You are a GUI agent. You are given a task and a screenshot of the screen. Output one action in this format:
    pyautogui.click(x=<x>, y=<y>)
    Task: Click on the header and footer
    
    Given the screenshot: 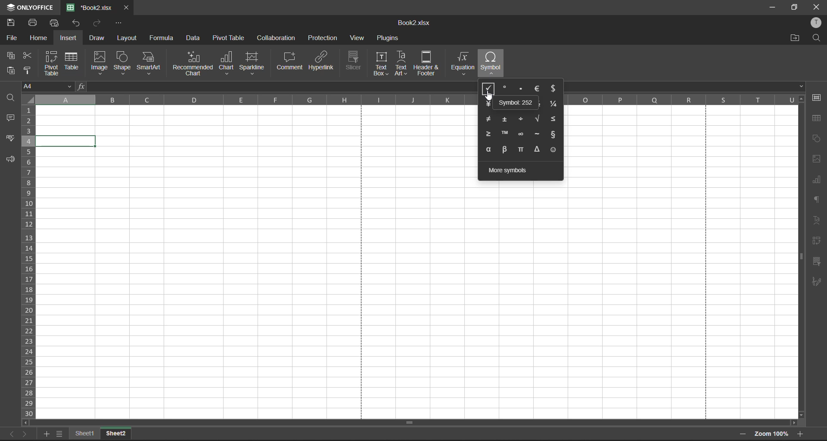 What is the action you would take?
    pyautogui.click(x=428, y=62)
    